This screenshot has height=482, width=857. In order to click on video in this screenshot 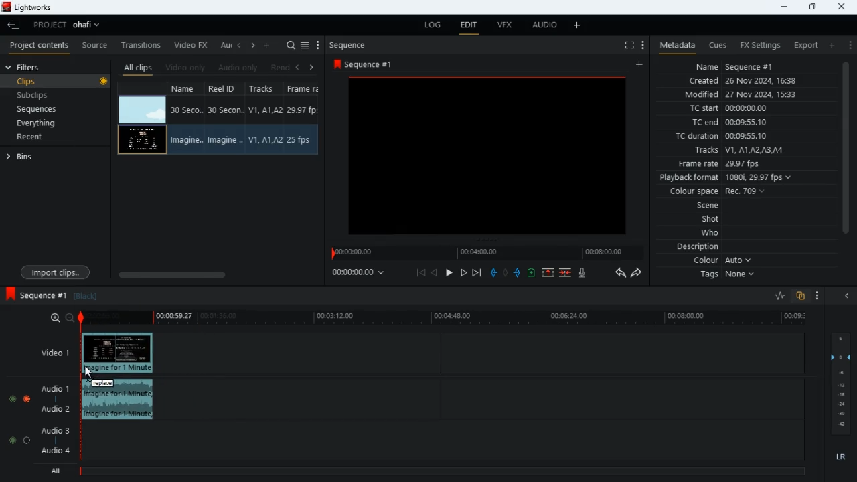, I will do `click(142, 139)`.